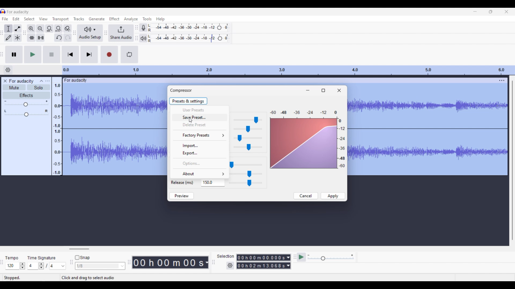 This screenshot has width=515, height=289. I want to click on Delete preset, so click(200, 124).